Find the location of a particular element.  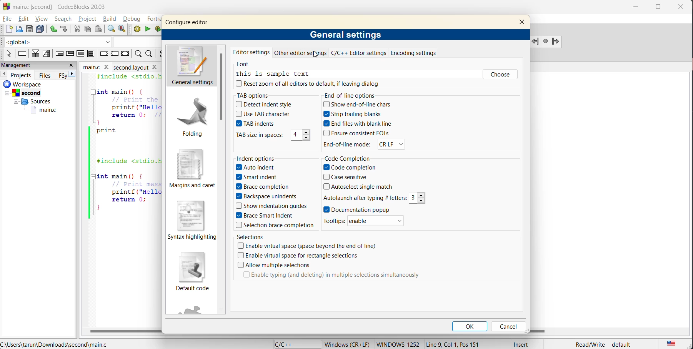

indent options is located at coordinates (277, 159).